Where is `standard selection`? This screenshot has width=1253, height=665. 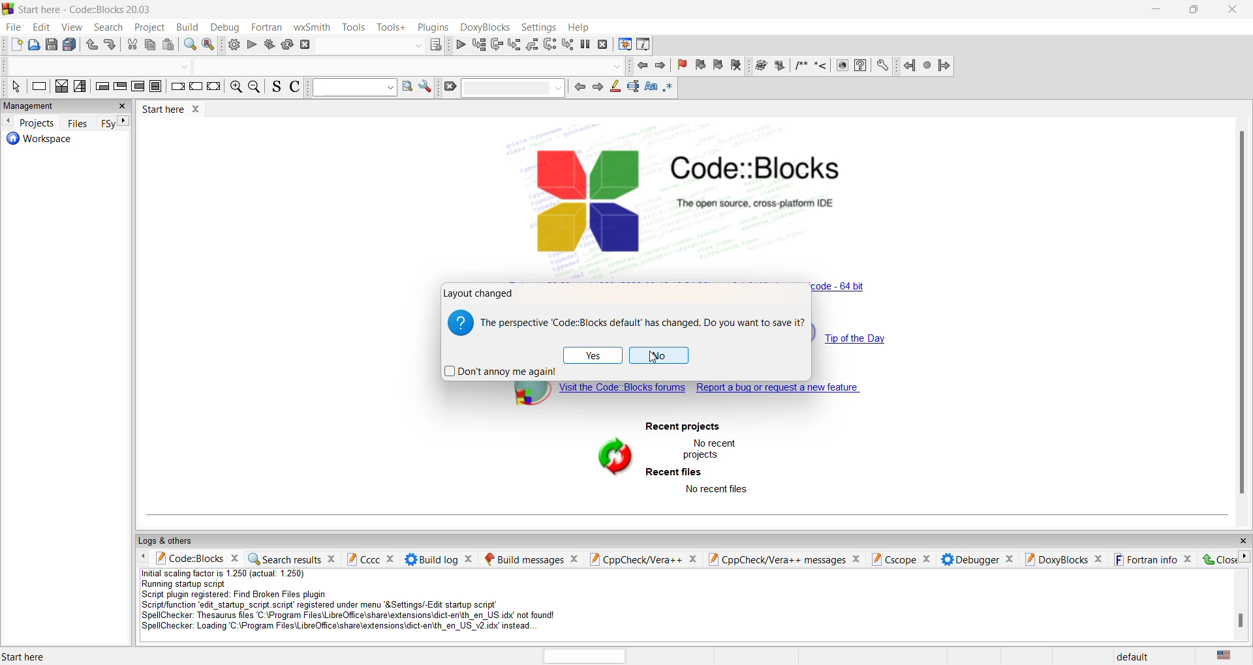 standard selection is located at coordinates (631, 89).